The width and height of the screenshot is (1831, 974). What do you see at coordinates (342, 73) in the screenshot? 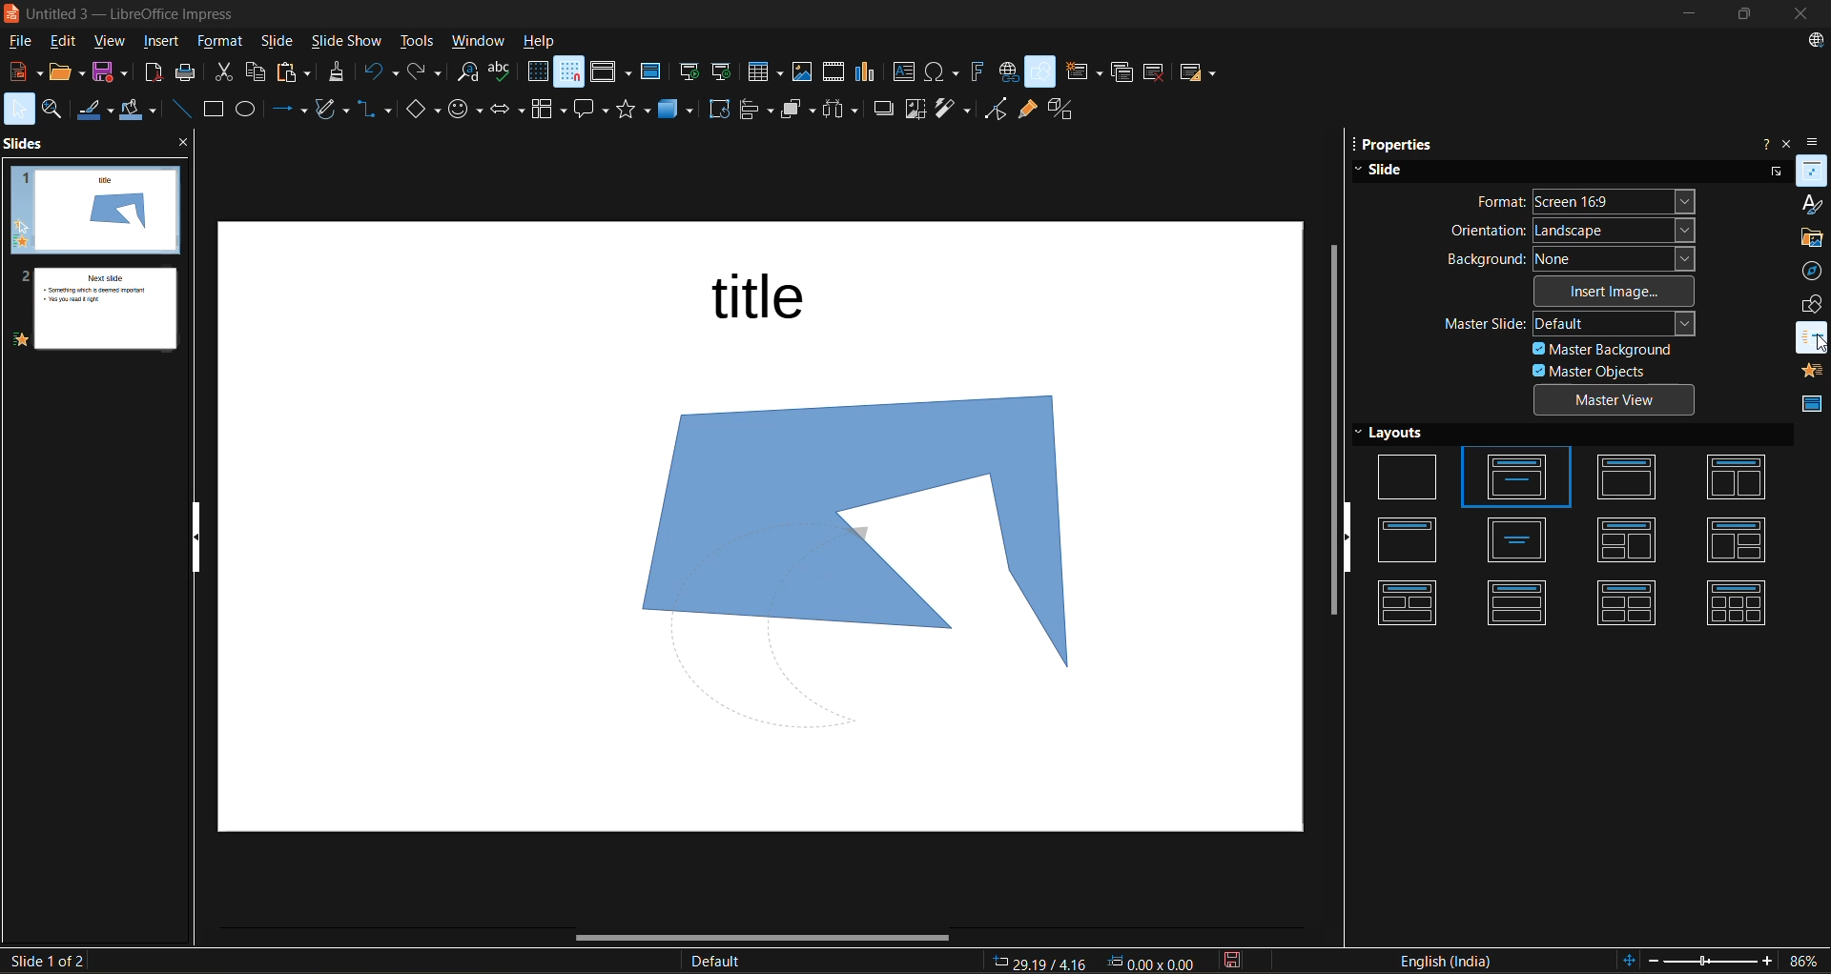
I see `clone formatting` at bounding box center [342, 73].